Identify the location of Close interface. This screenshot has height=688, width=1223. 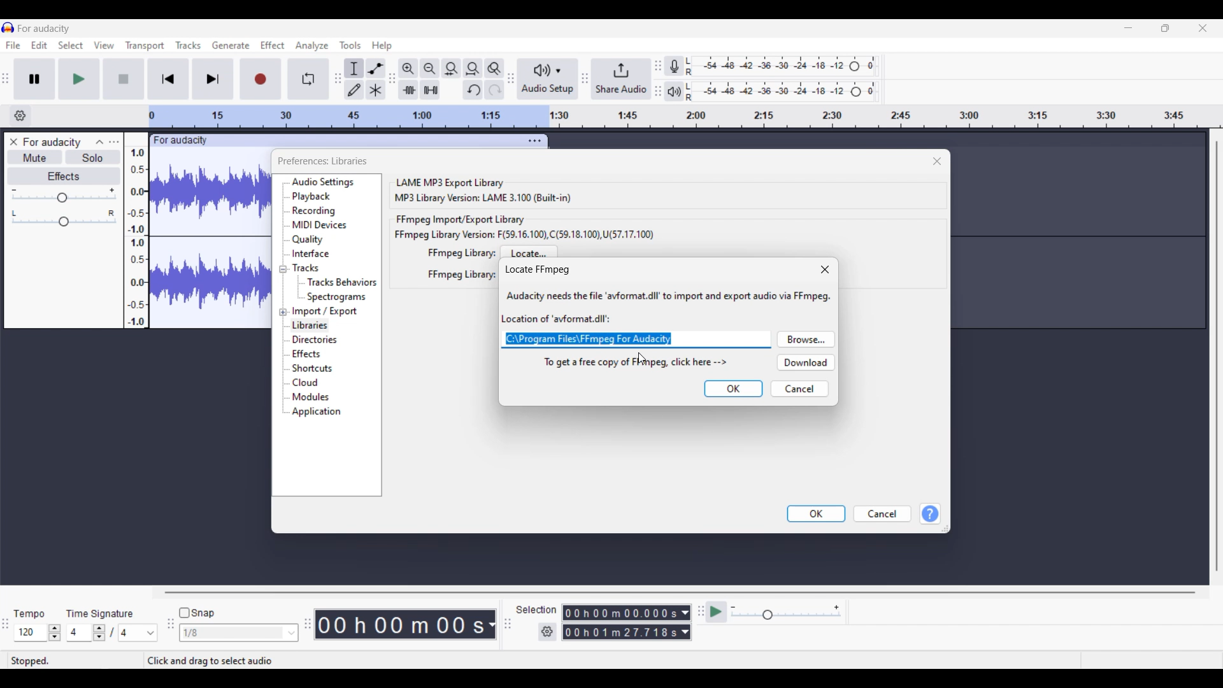
(1203, 28).